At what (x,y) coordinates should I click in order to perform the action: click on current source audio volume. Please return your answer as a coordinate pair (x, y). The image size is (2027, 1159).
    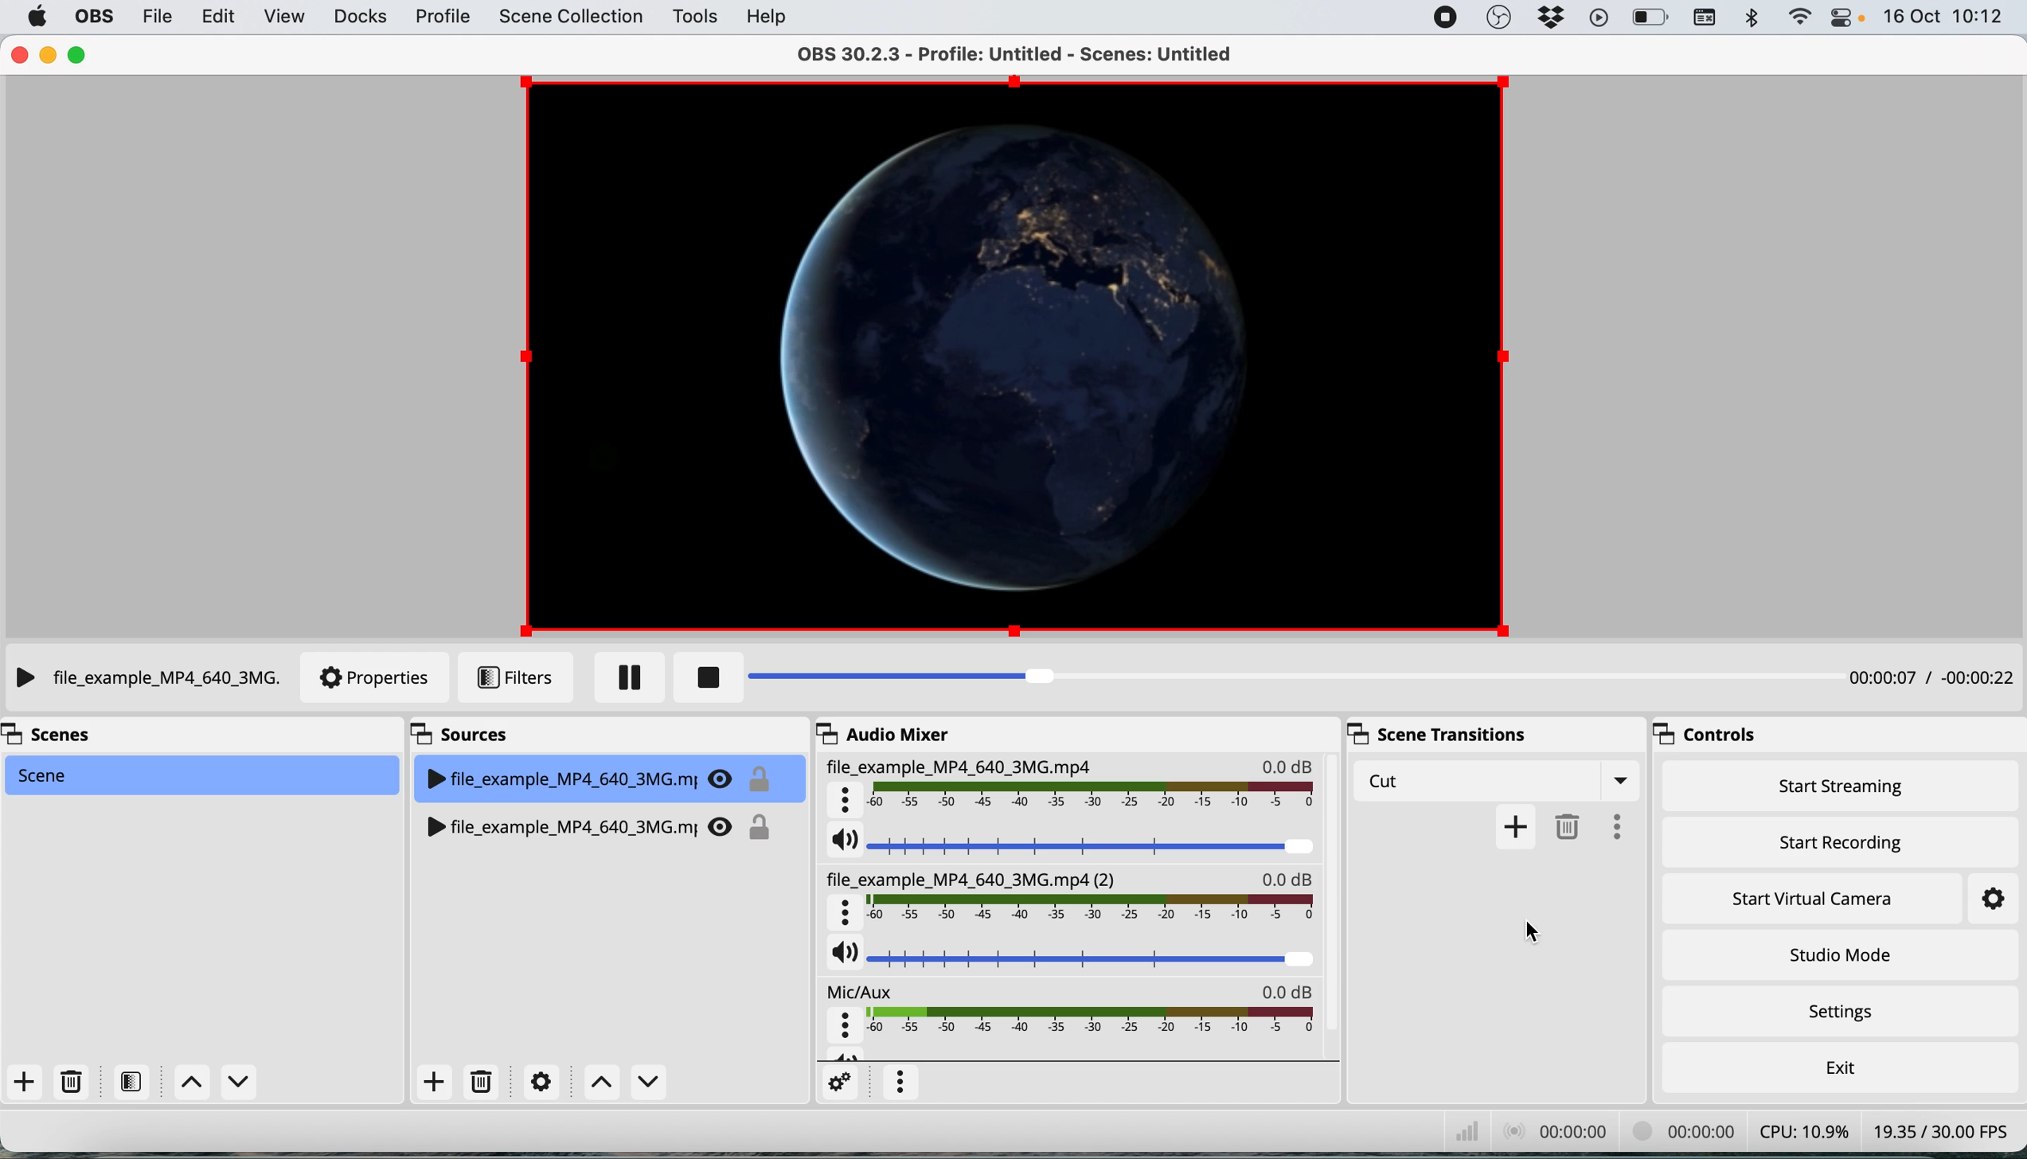
    Looking at the image, I should click on (1072, 842).